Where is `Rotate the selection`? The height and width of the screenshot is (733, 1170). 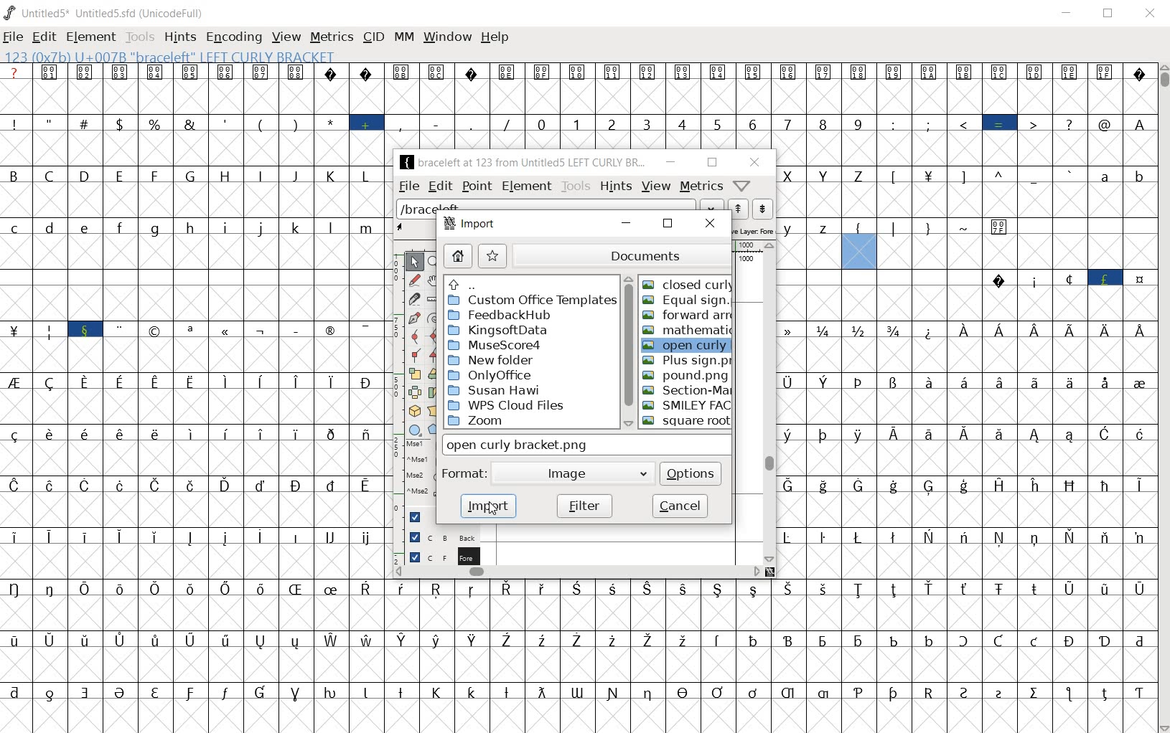 Rotate the selection is located at coordinates (434, 392).